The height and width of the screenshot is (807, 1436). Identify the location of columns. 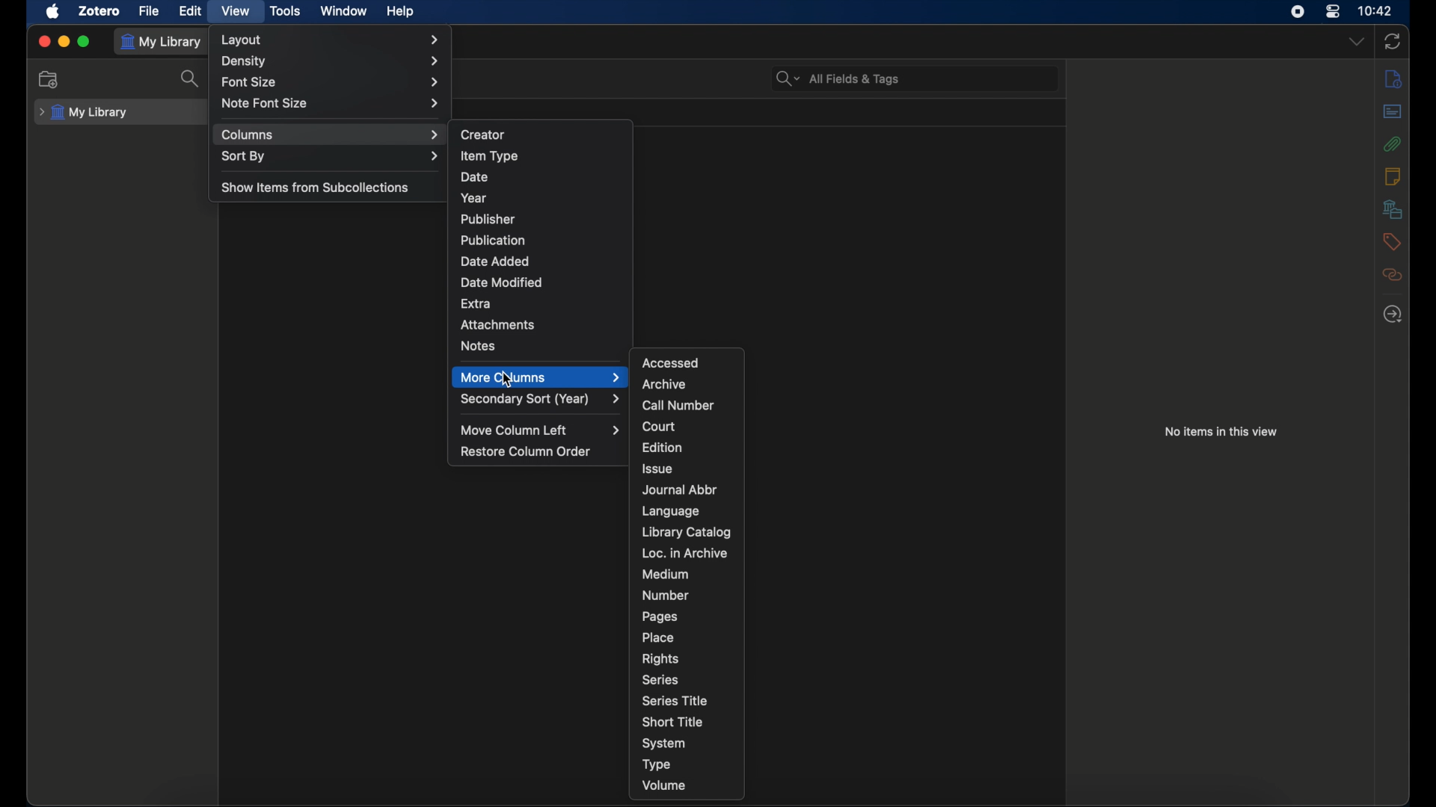
(331, 134).